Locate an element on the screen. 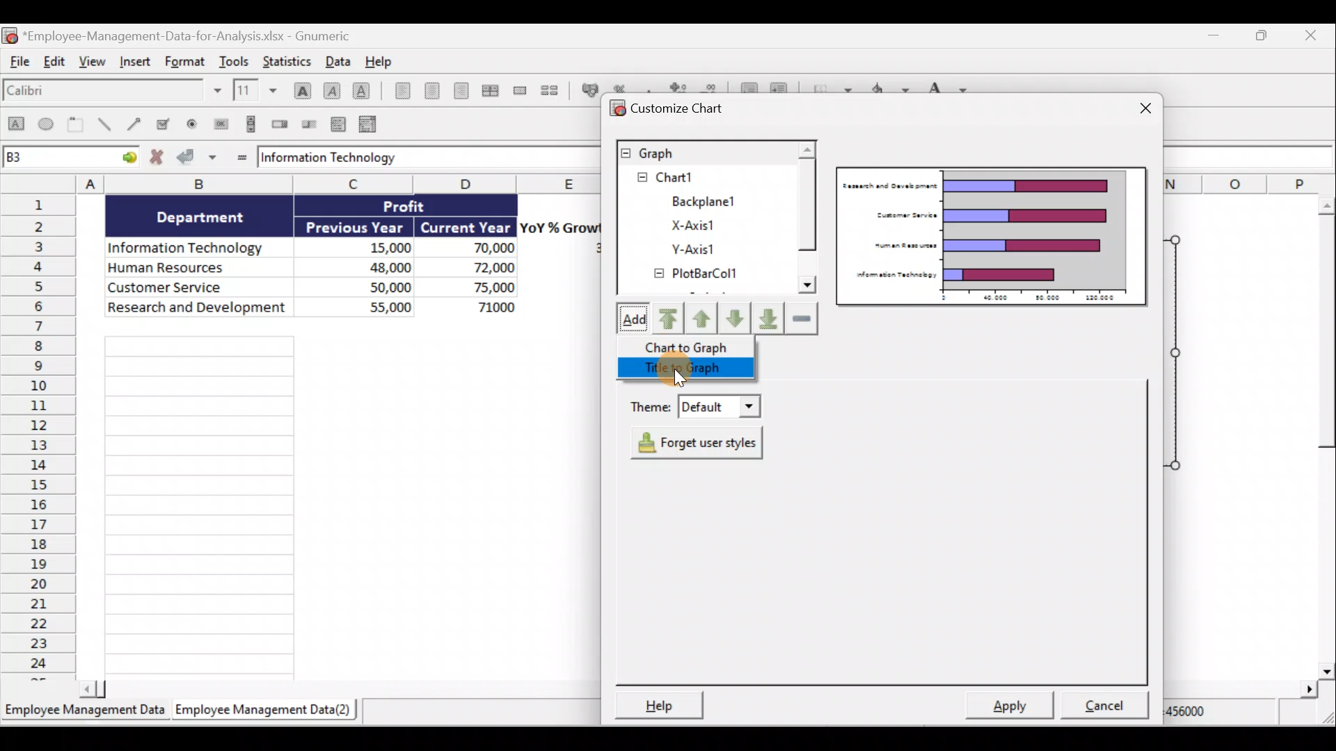 Image resolution: width=1336 pixels, height=751 pixels. Move down is located at coordinates (736, 317).